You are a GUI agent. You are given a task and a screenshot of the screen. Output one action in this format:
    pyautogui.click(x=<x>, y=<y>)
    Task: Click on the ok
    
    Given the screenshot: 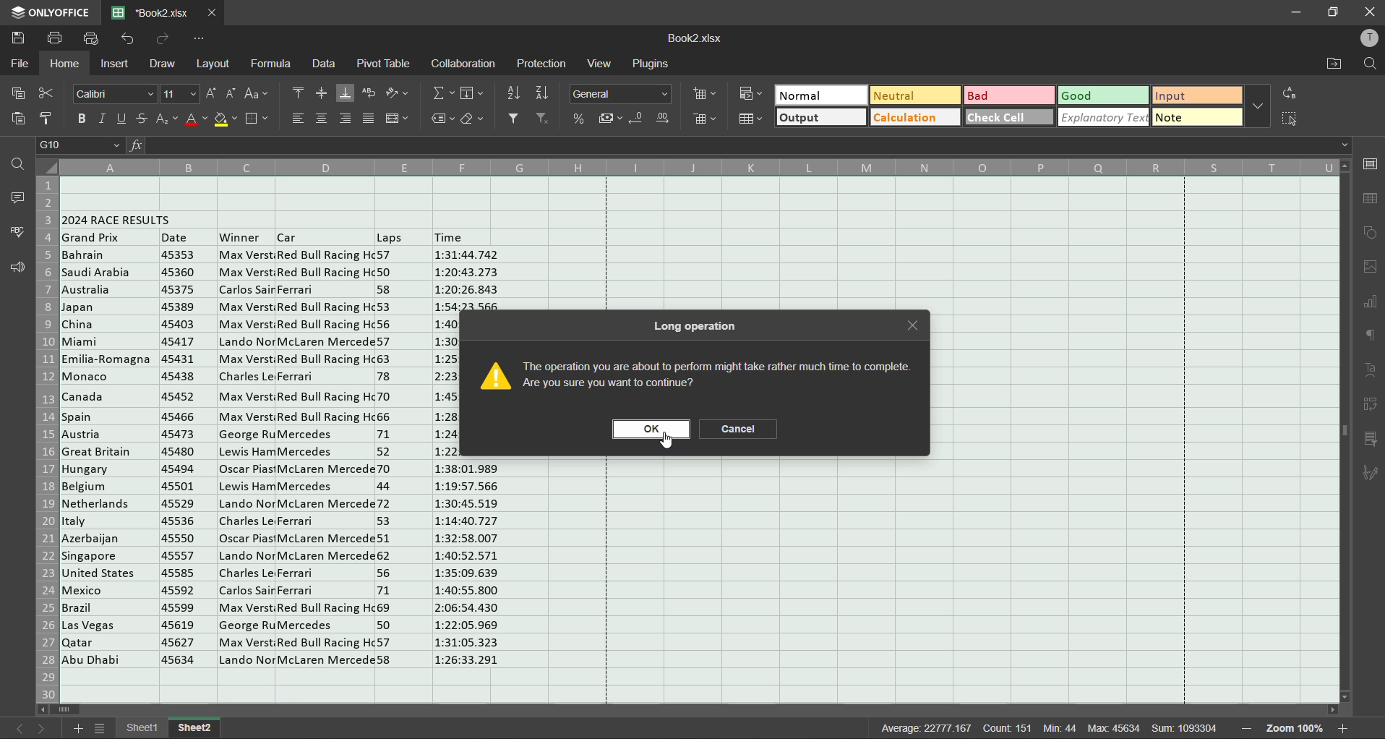 What is the action you would take?
    pyautogui.click(x=653, y=428)
    